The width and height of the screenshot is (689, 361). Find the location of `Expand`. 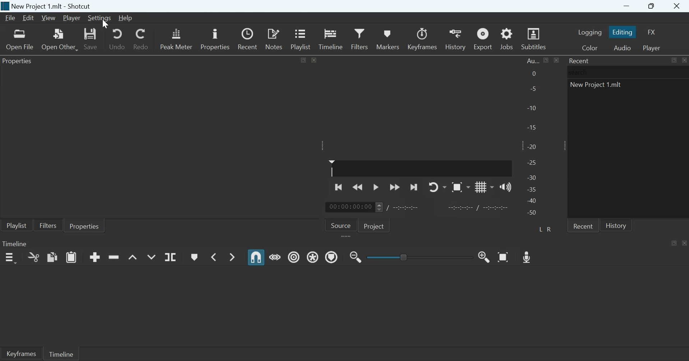

Expand is located at coordinates (323, 145).